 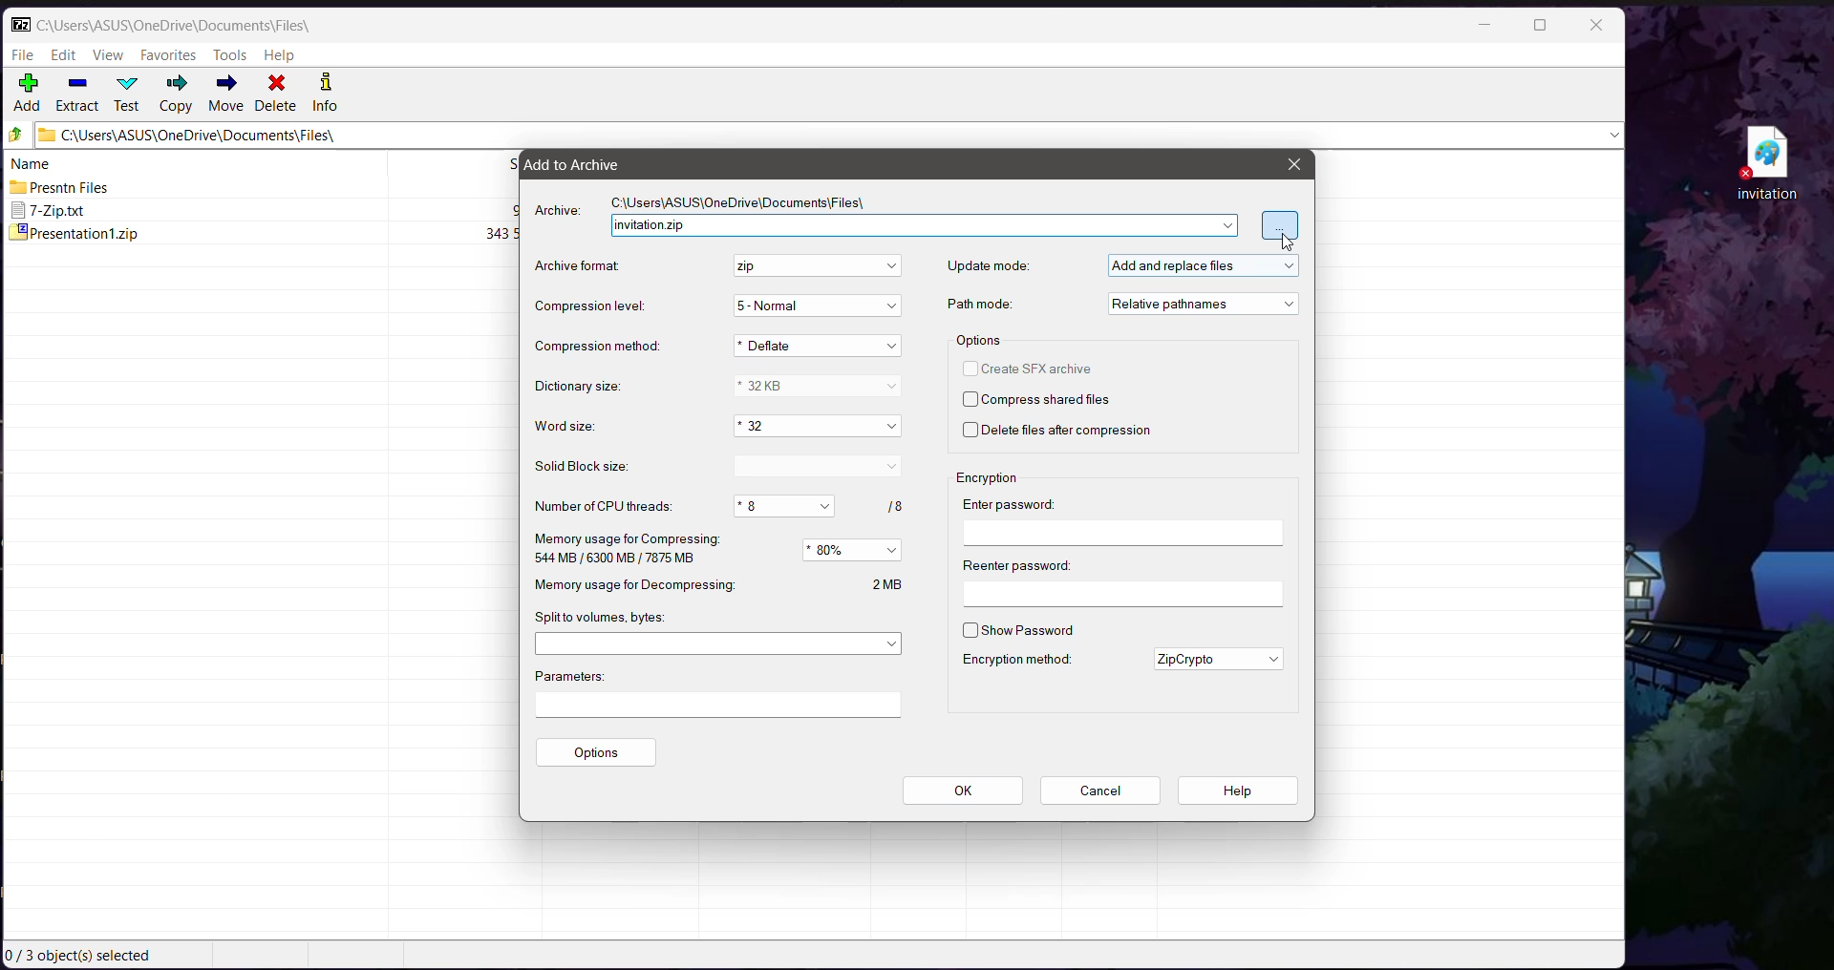 What do you see at coordinates (1034, 368) in the screenshot?
I see `Create SFX archive - click to enable/disable` at bounding box center [1034, 368].